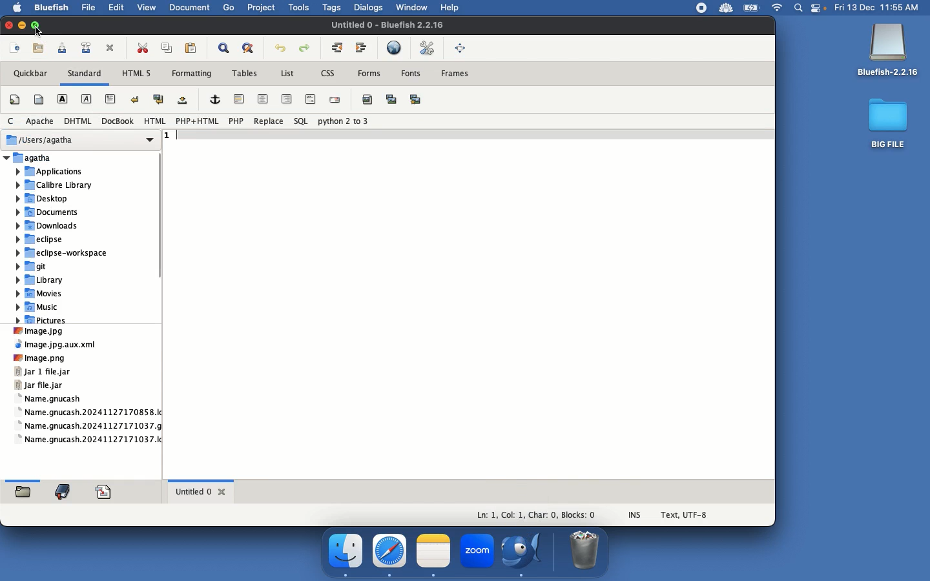 The width and height of the screenshot is (930, 581). What do you see at coordinates (57, 170) in the screenshot?
I see `applications` at bounding box center [57, 170].